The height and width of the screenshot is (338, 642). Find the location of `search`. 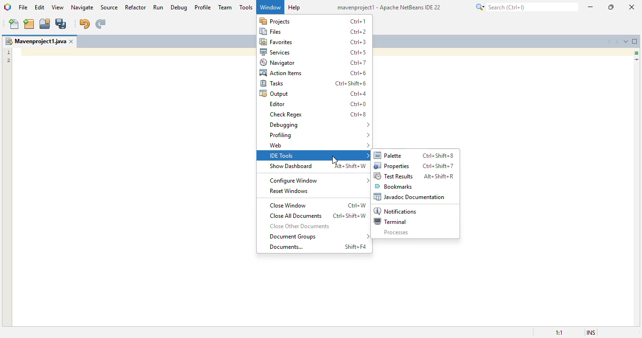

search is located at coordinates (526, 7).